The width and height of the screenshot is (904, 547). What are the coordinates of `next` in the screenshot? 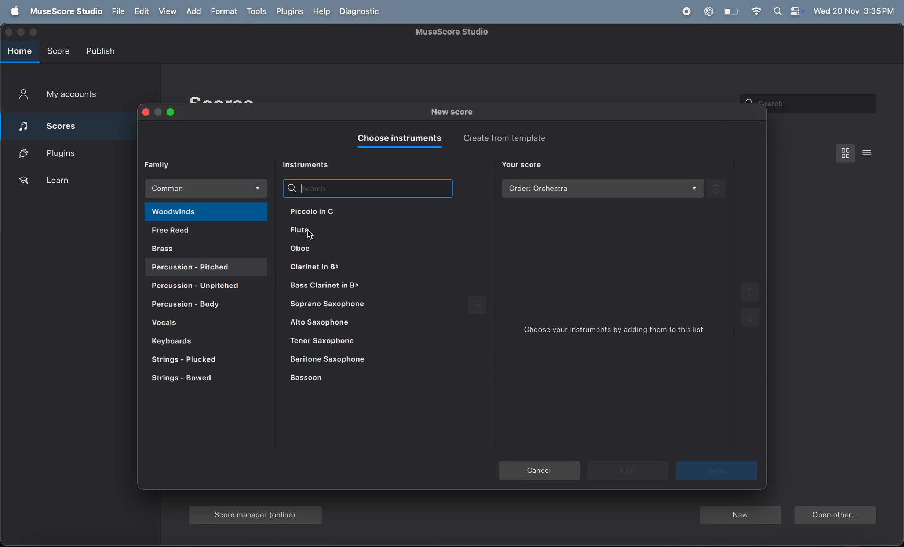 It's located at (628, 470).